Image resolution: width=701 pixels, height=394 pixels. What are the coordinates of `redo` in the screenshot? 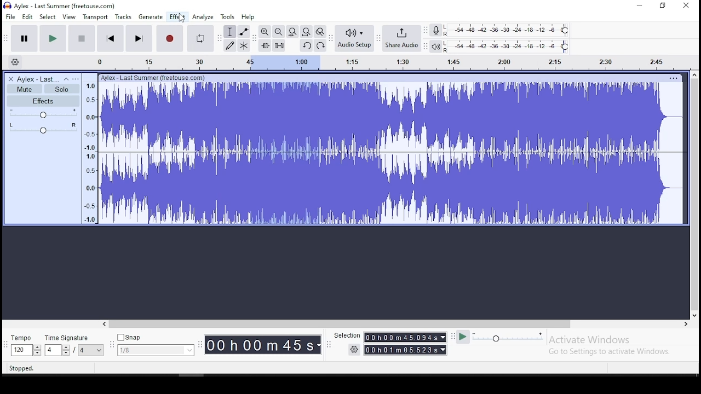 It's located at (321, 45).